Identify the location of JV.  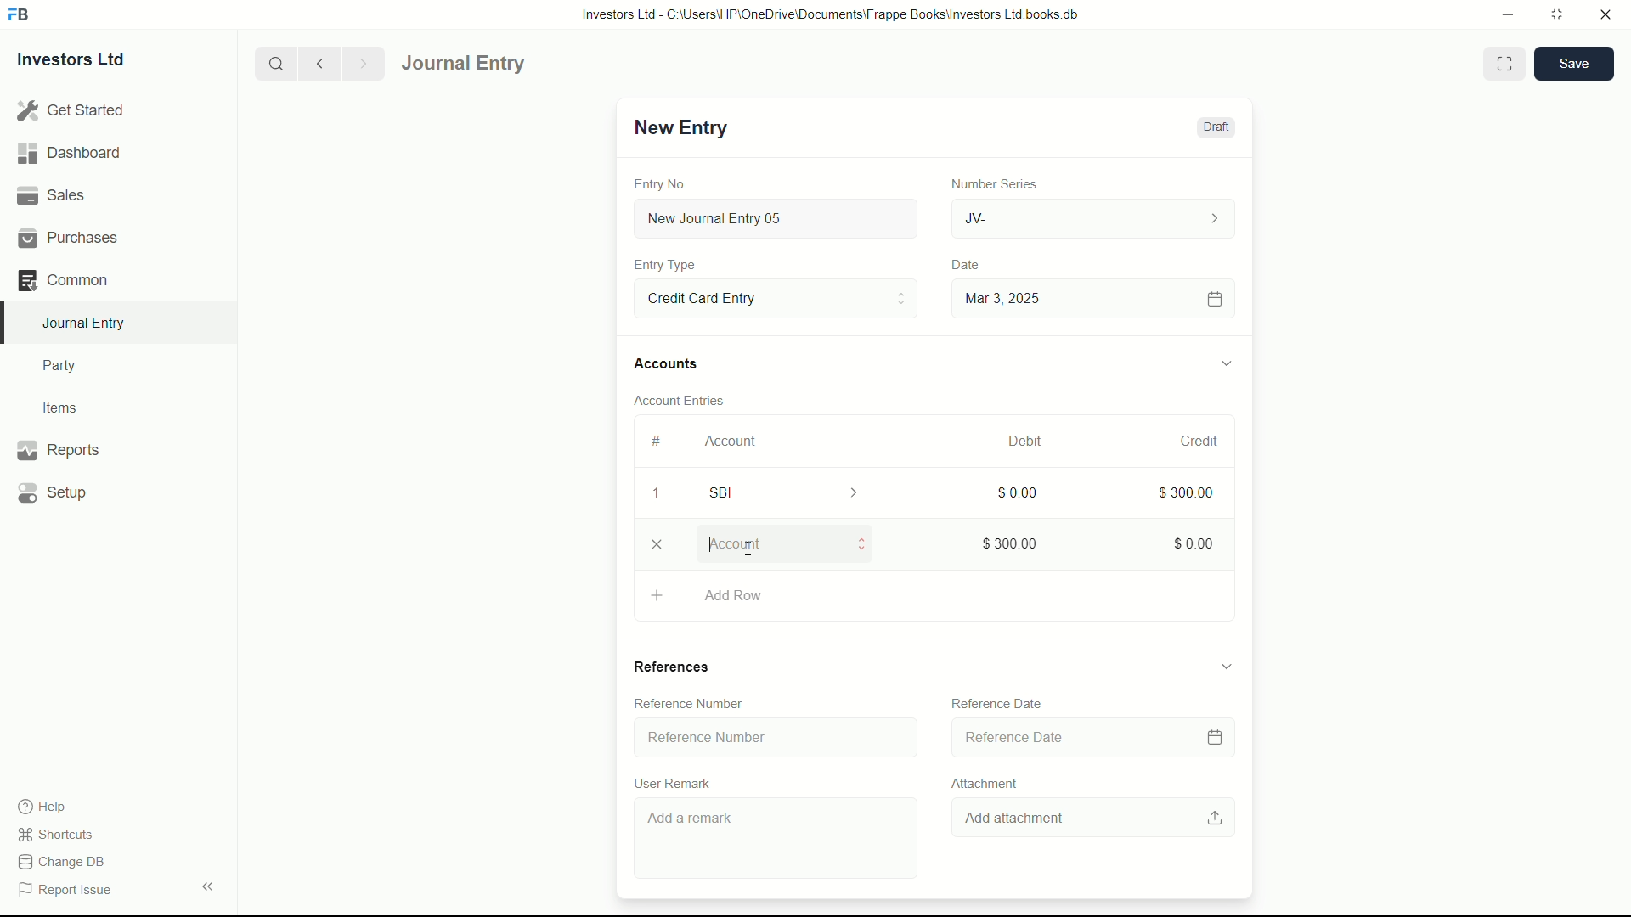
(1096, 217).